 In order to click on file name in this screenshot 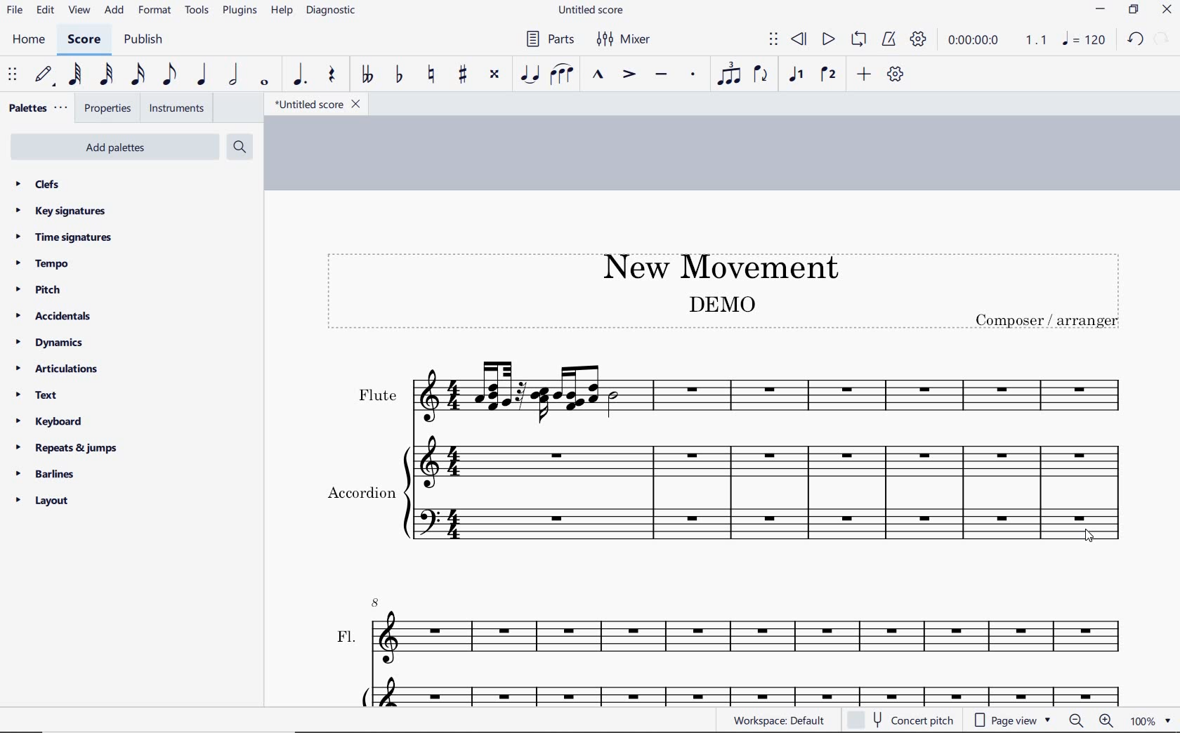, I will do `click(316, 105)`.